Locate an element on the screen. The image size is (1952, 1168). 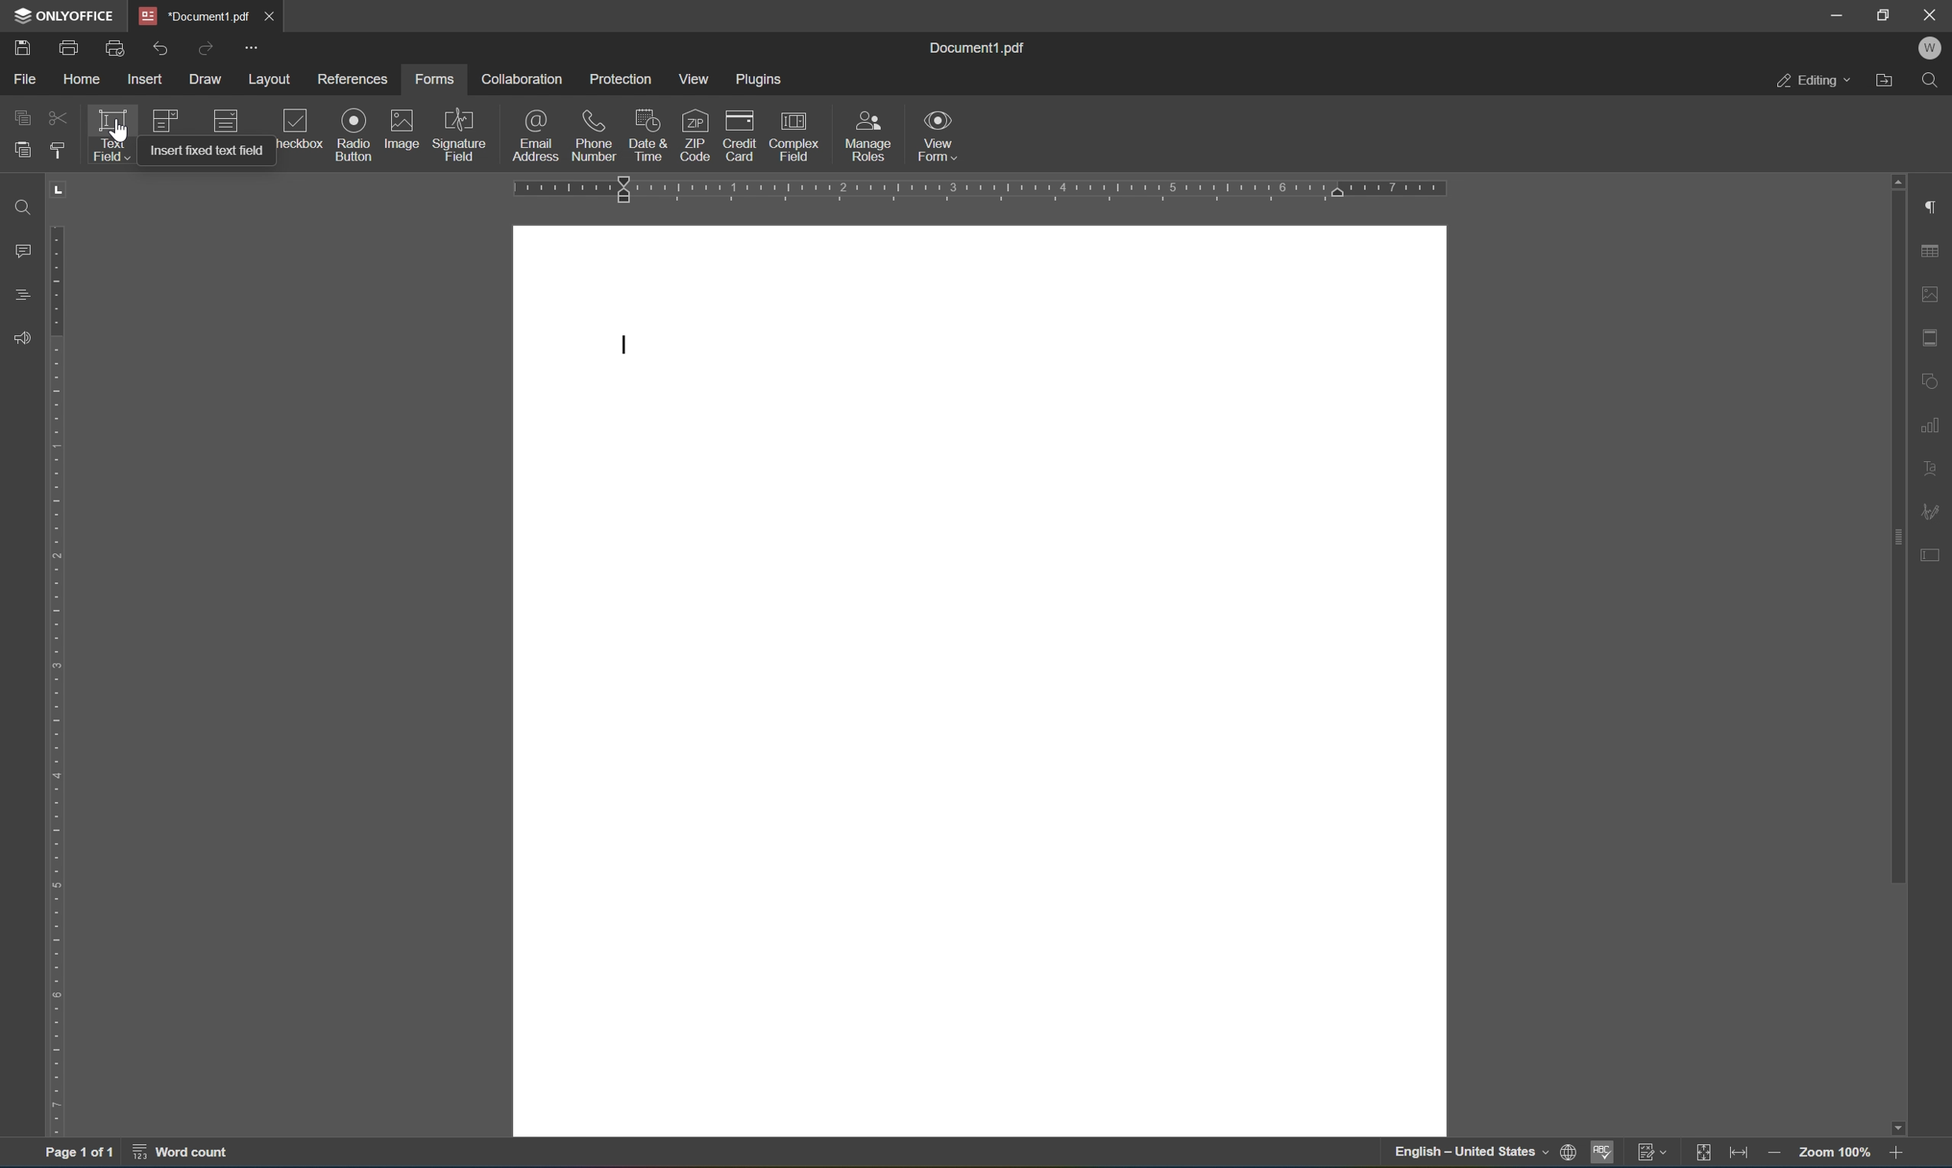
undo is located at coordinates (160, 50).